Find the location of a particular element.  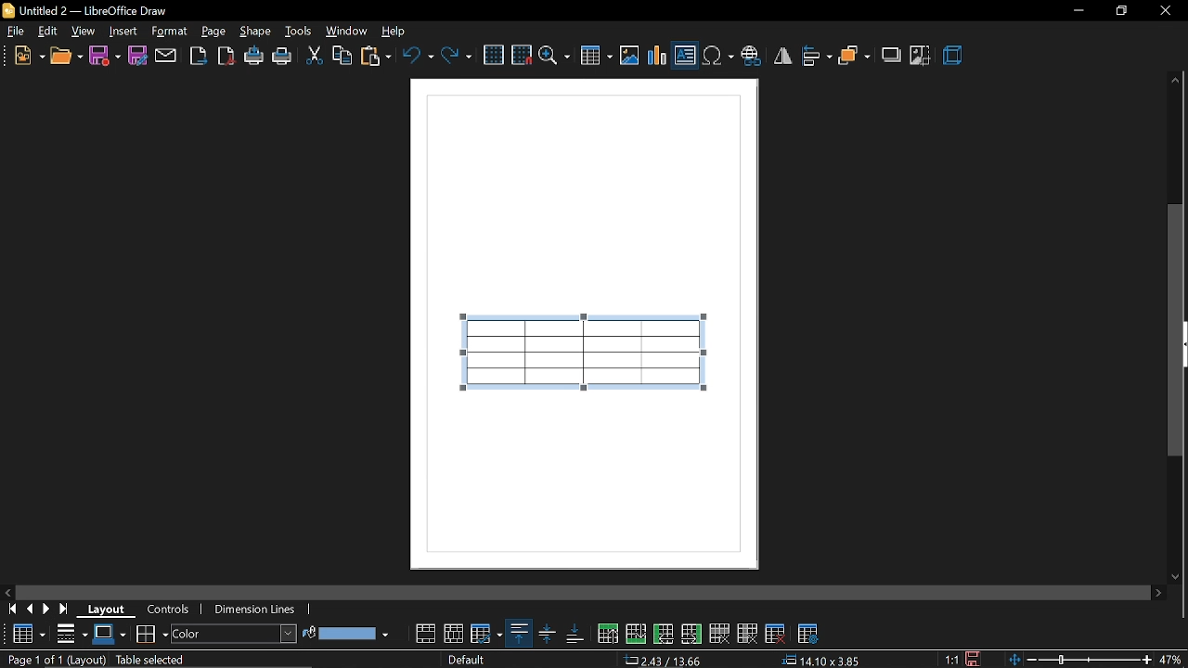

redo is located at coordinates (458, 58).